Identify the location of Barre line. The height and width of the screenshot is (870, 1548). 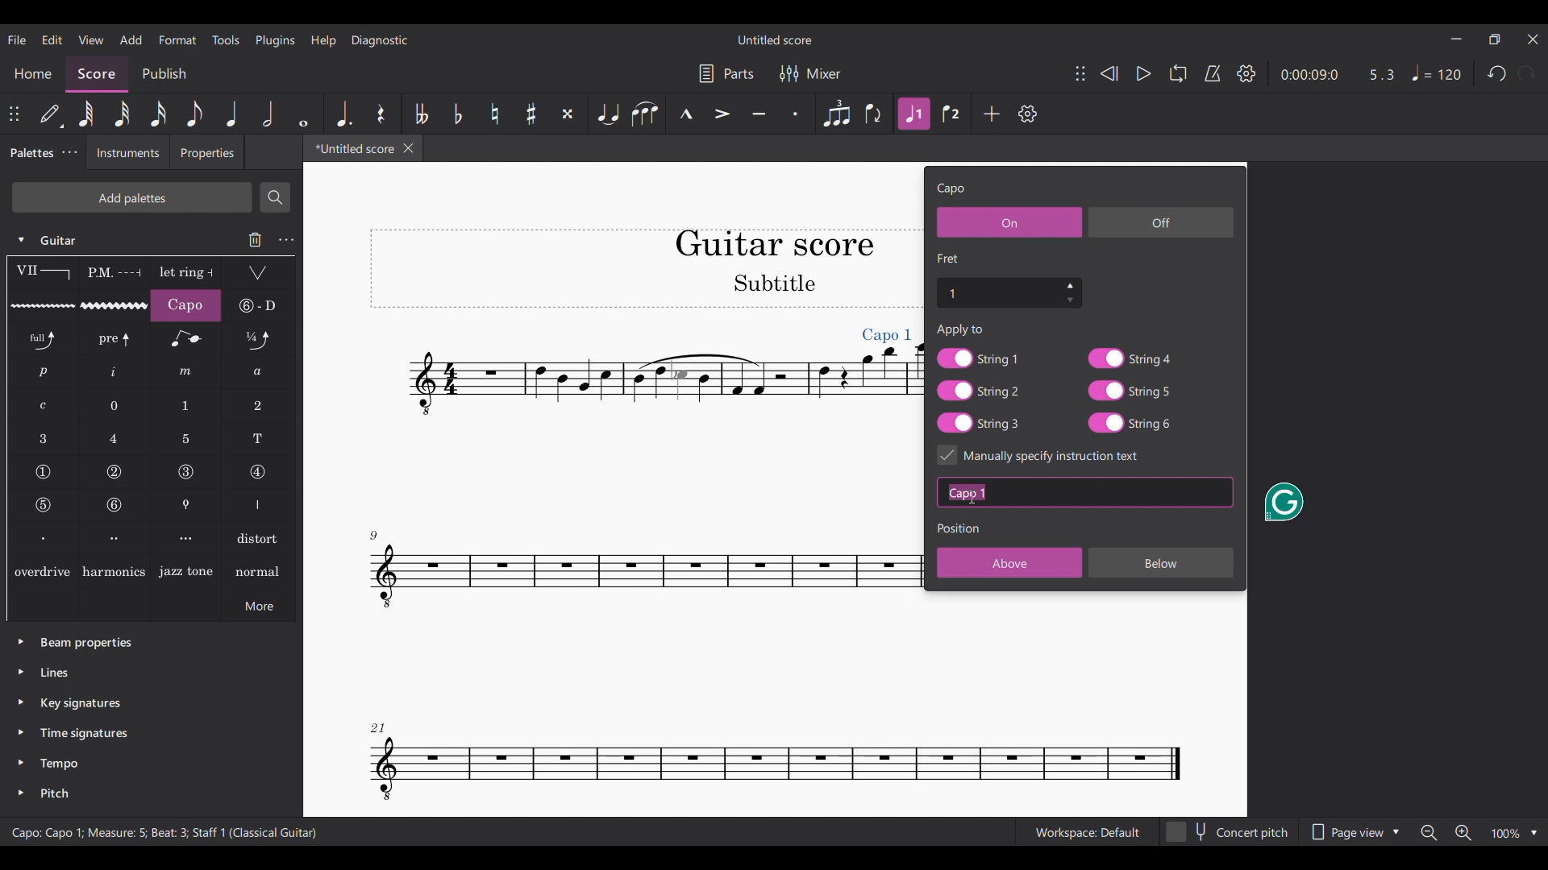
(43, 273).